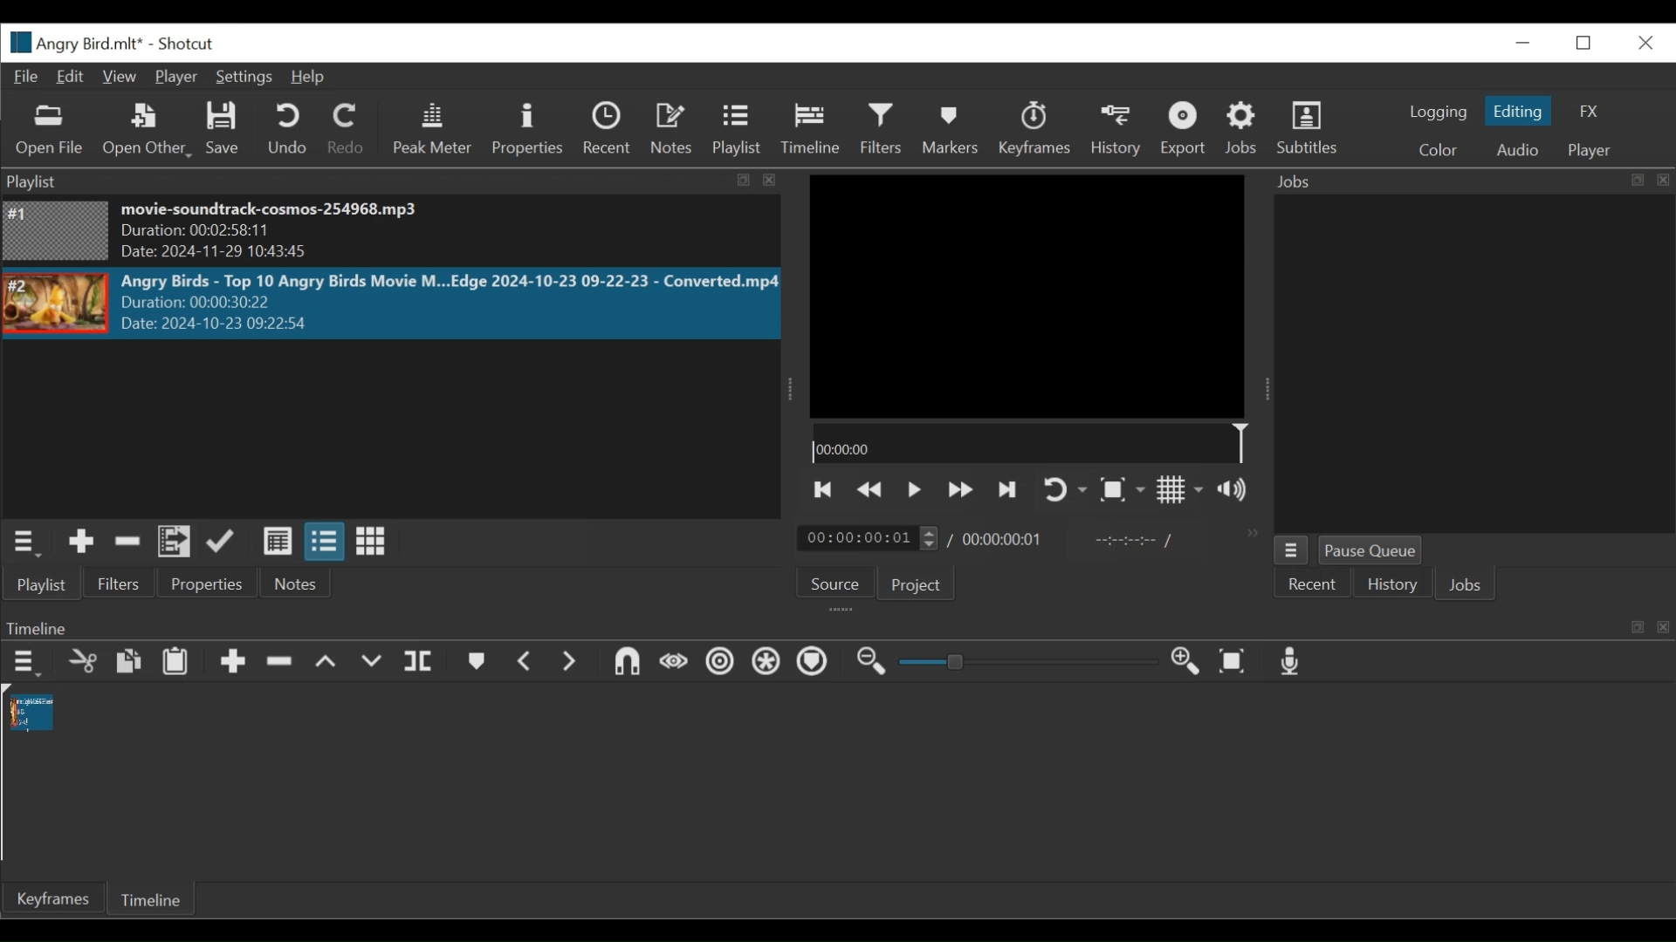 The height and width of the screenshot is (942, 1676). What do you see at coordinates (57, 230) in the screenshot?
I see `Image` at bounding box center [57, 230].